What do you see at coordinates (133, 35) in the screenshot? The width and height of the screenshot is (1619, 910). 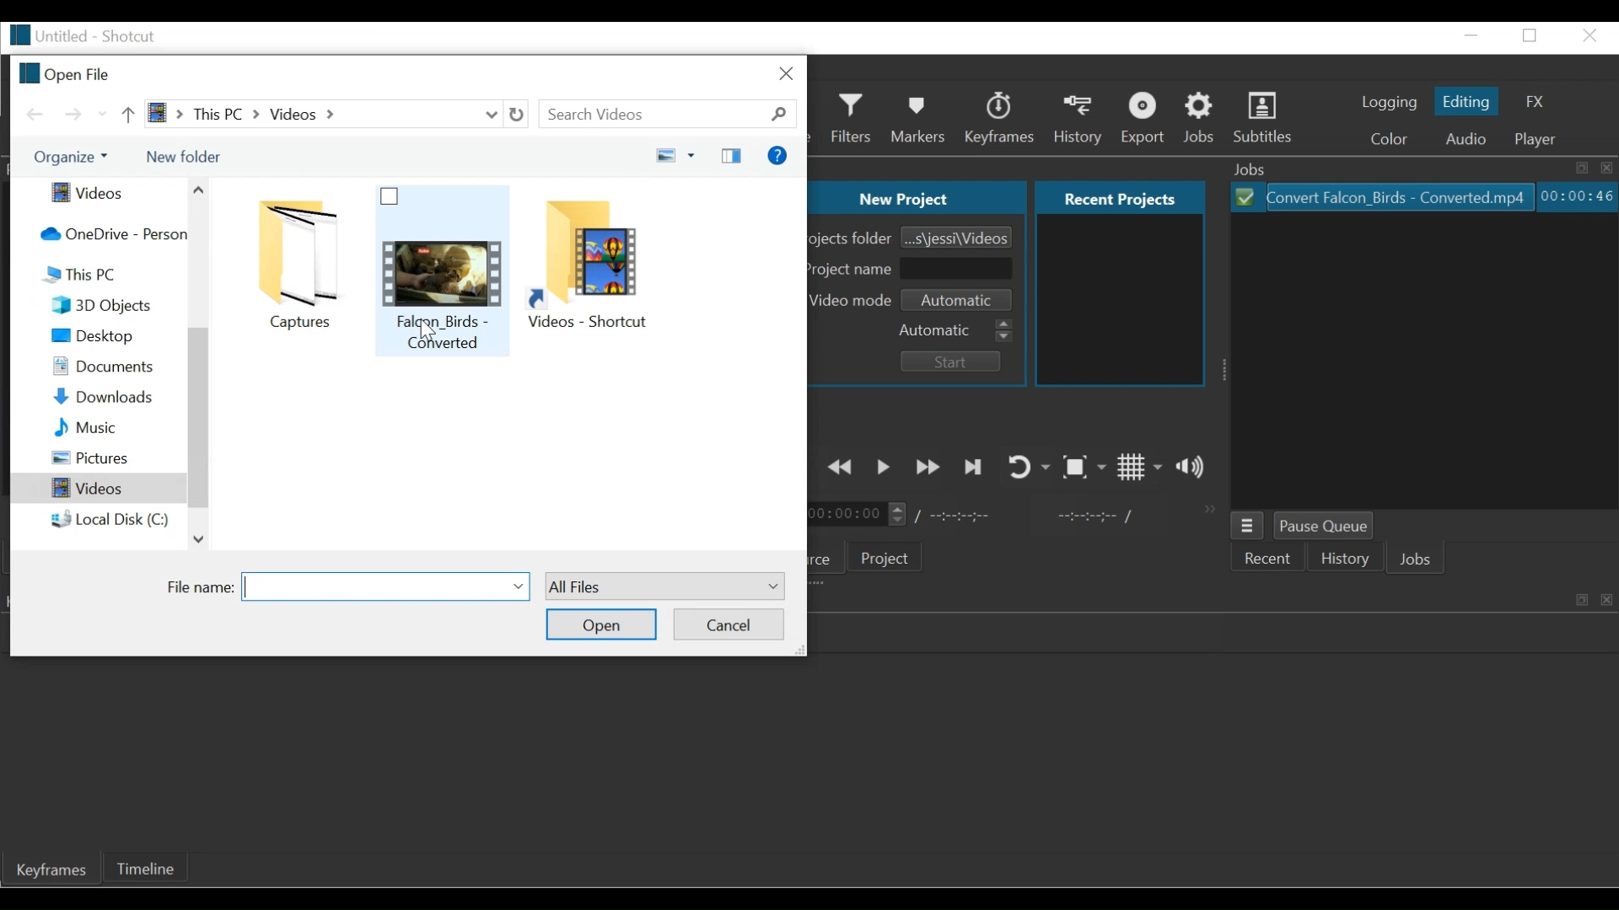 I see `Shotcut` at bounding box center [133, 35].